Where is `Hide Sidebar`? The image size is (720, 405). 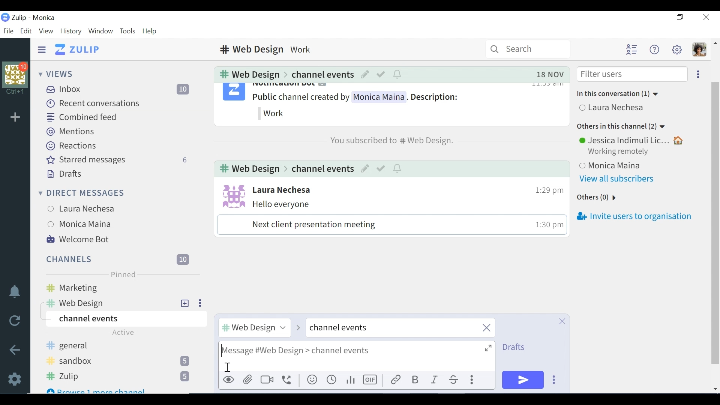 Hide Sidebar is located at coordinates (42, 49).